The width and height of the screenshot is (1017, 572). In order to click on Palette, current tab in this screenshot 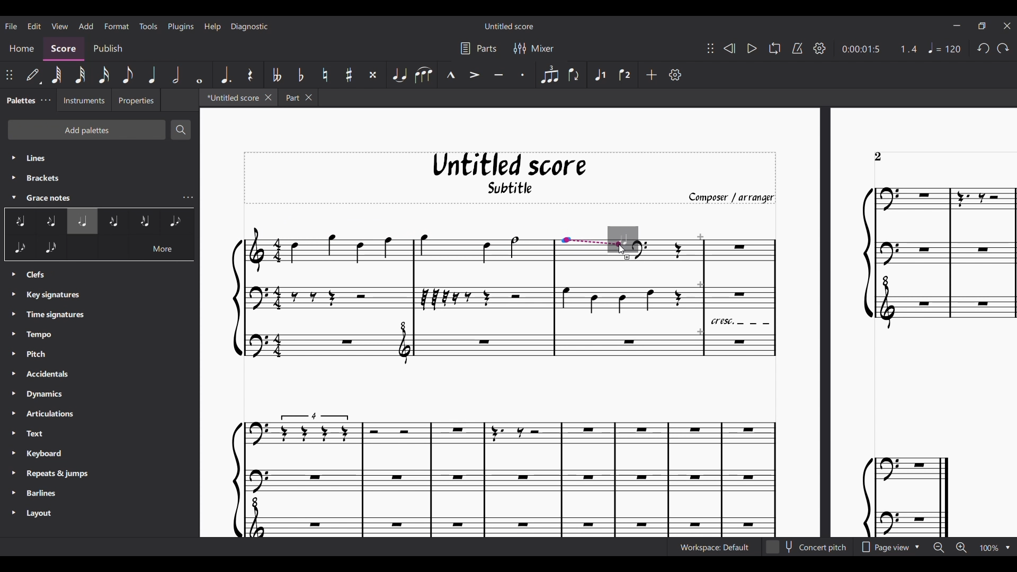, I will do `click(20, 100)`.